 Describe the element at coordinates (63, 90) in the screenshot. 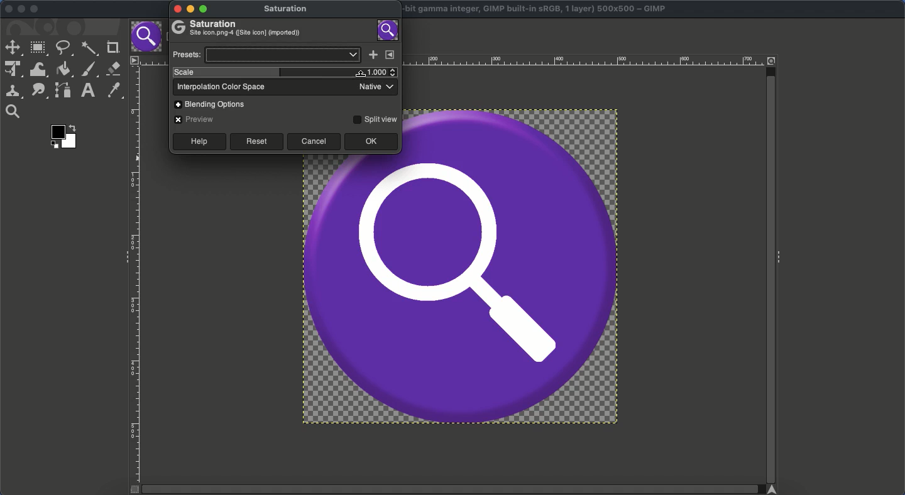

I see `Path` at that location.